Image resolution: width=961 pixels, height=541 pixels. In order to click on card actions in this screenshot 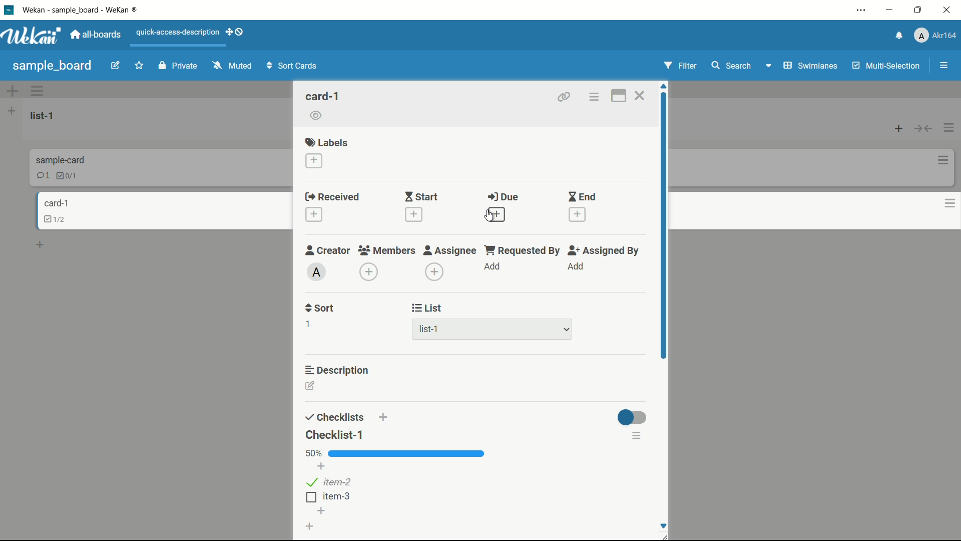, I will do `click(942, 159)`.